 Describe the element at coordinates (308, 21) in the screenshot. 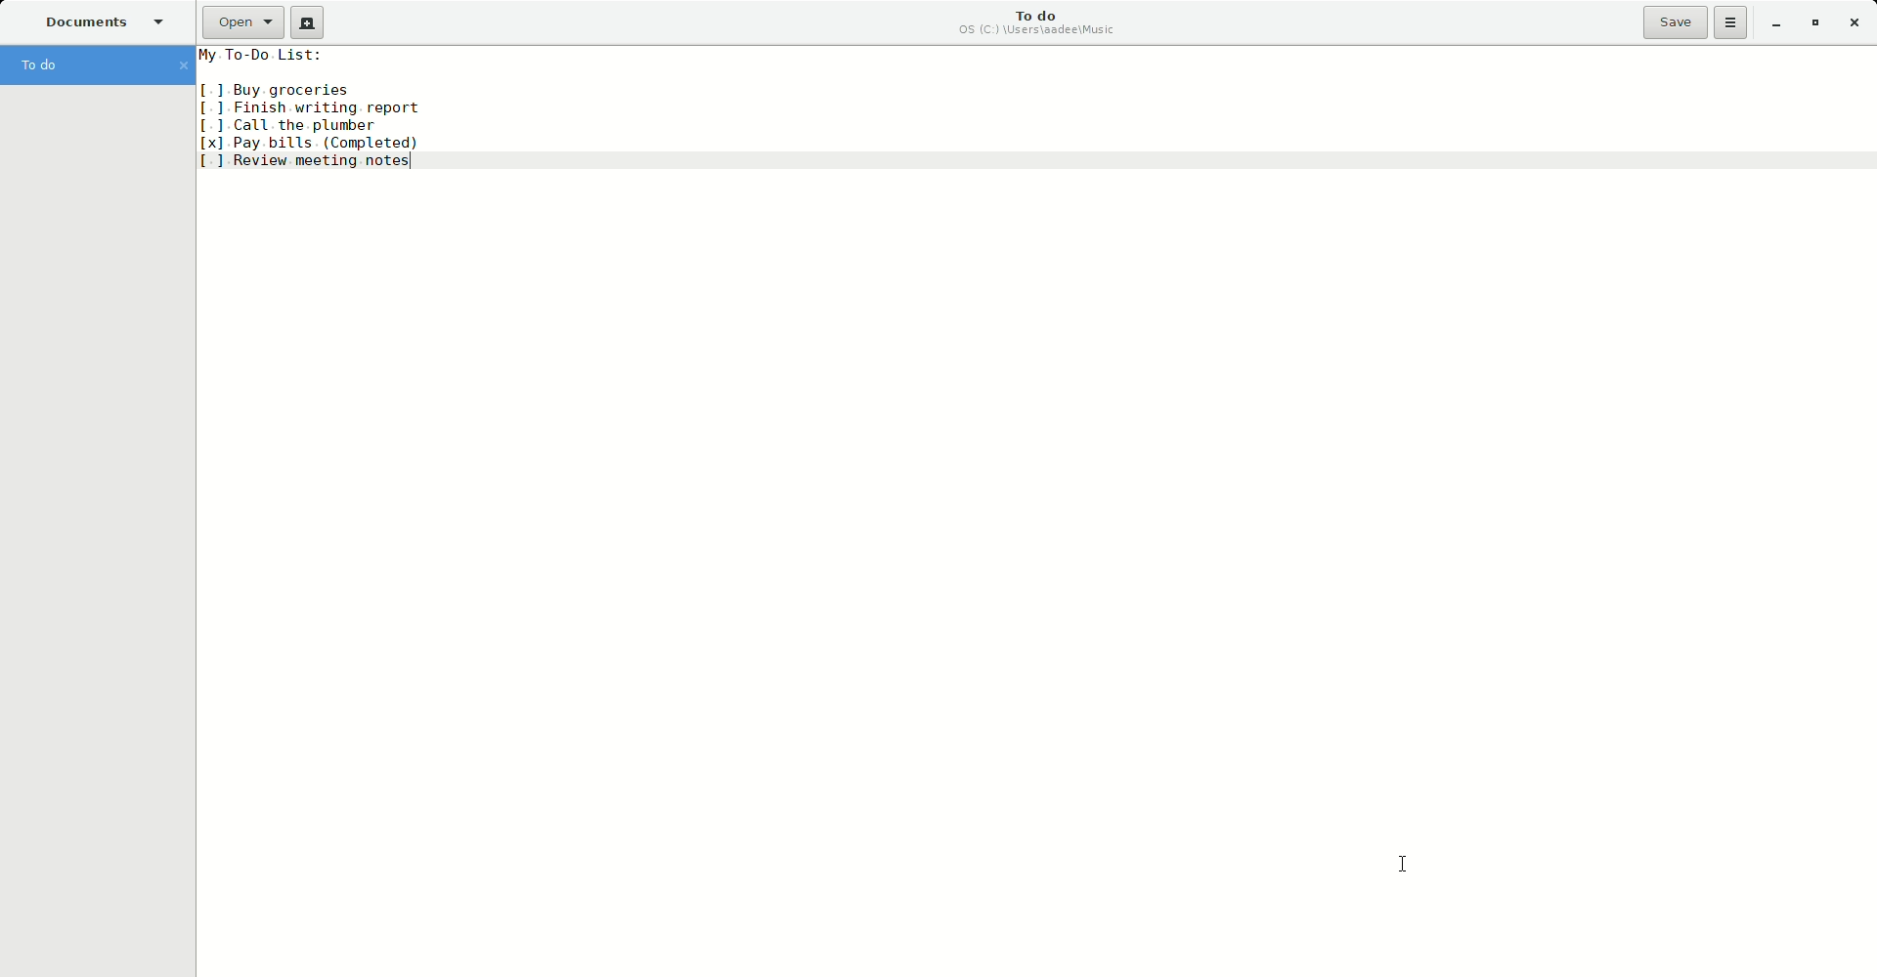

I see `New` at that location.